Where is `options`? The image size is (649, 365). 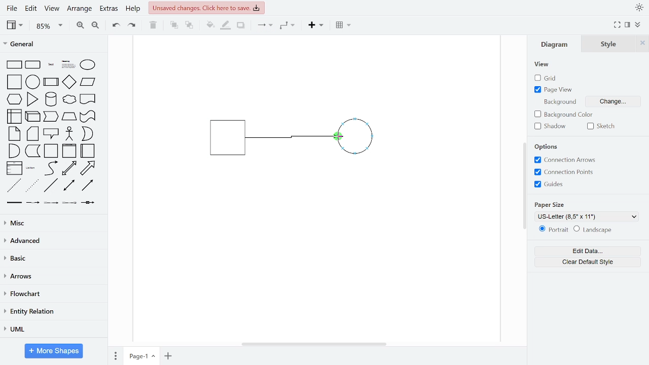
options is located at coordinates (549, 147).